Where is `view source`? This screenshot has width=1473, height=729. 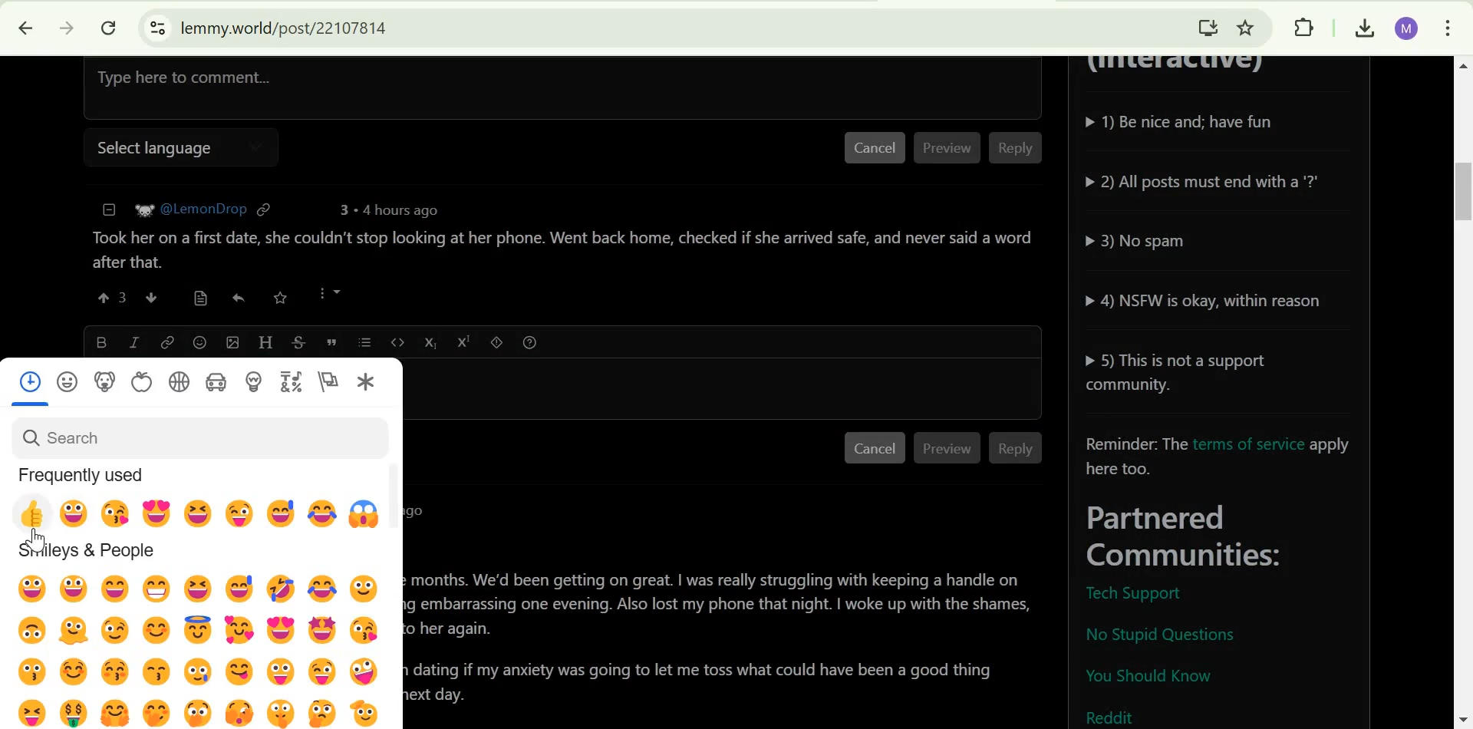 view source is located at coordinates (199, 298).